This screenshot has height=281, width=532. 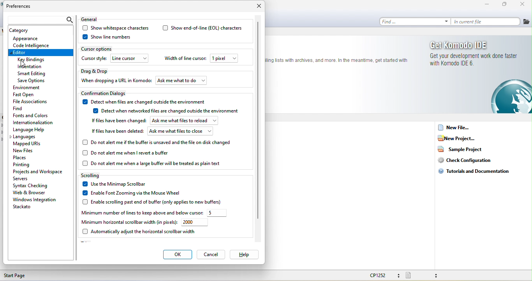 What do you see at coordinates (181, 132) in the screenshot?
I see `ask me what files to close` at bounding box center [181, 132].